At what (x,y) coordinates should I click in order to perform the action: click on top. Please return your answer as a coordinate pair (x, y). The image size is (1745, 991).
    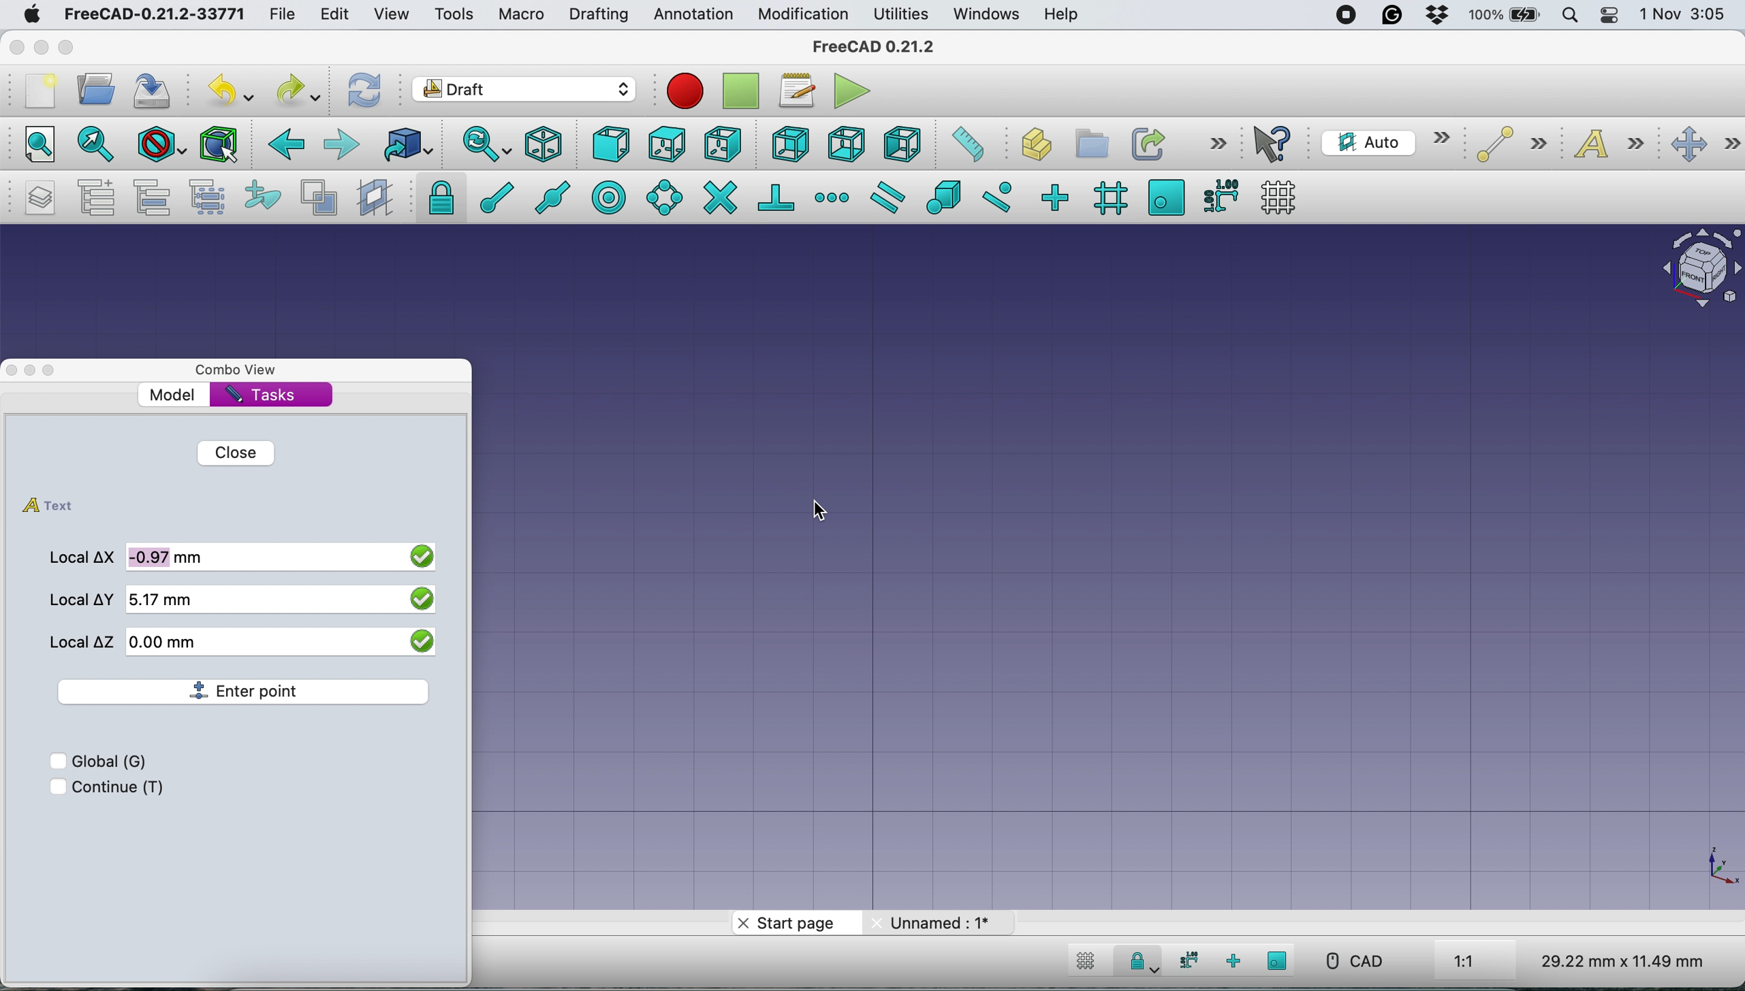
    Looking at the image, I should click on (667, 143).